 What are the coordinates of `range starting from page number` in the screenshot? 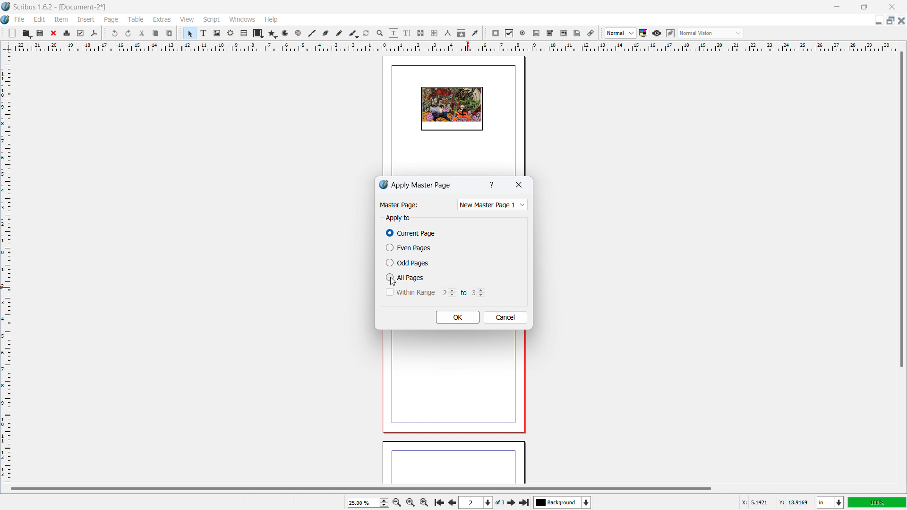 It's located at (447, 292).